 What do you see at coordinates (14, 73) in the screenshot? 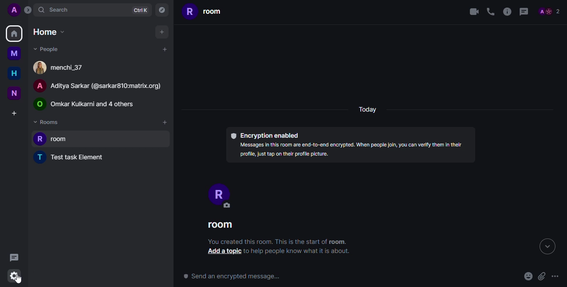
I see `home` at bounding box center [14, 73].